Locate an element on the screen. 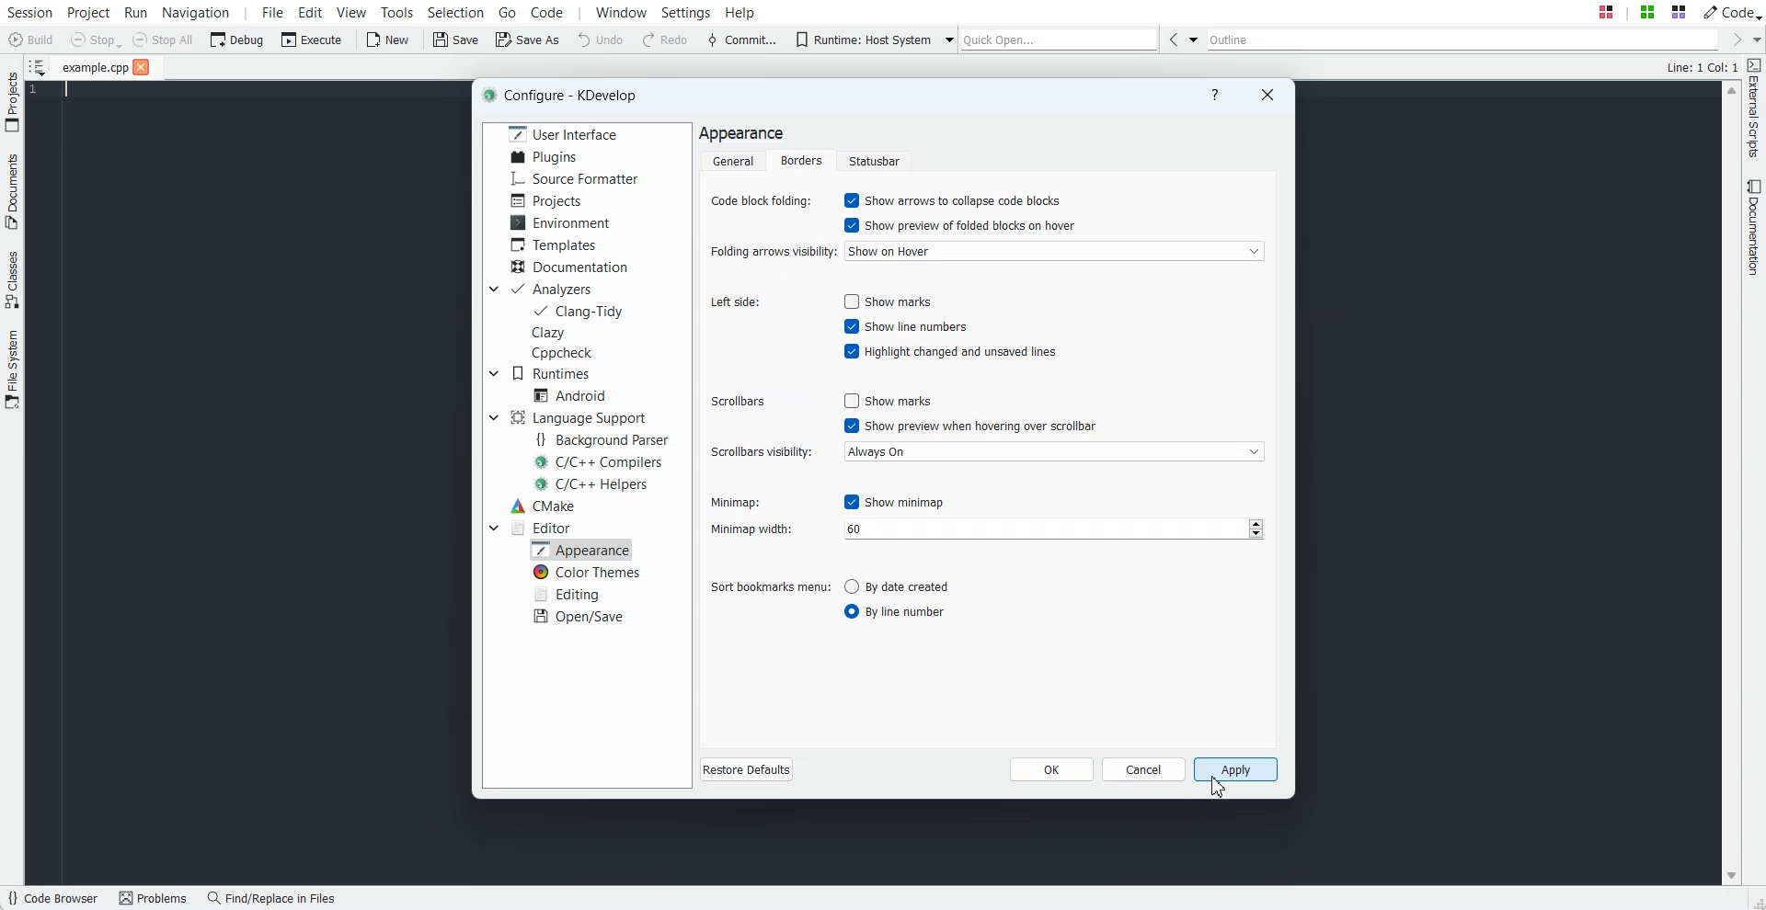  Apply is located at coordinates (1238, 769).